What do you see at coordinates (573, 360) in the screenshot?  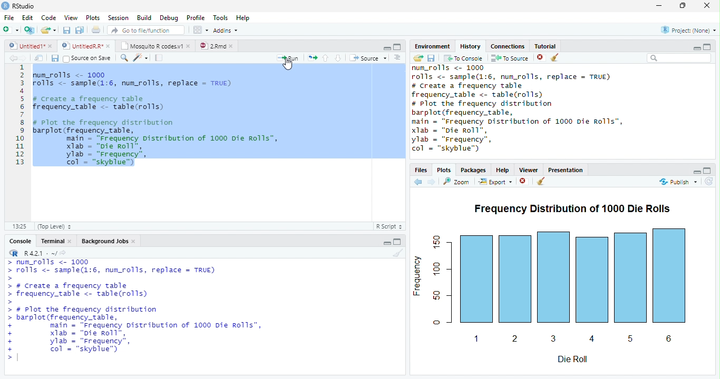 I see `Die Roll` at bounding box center [573, 360].